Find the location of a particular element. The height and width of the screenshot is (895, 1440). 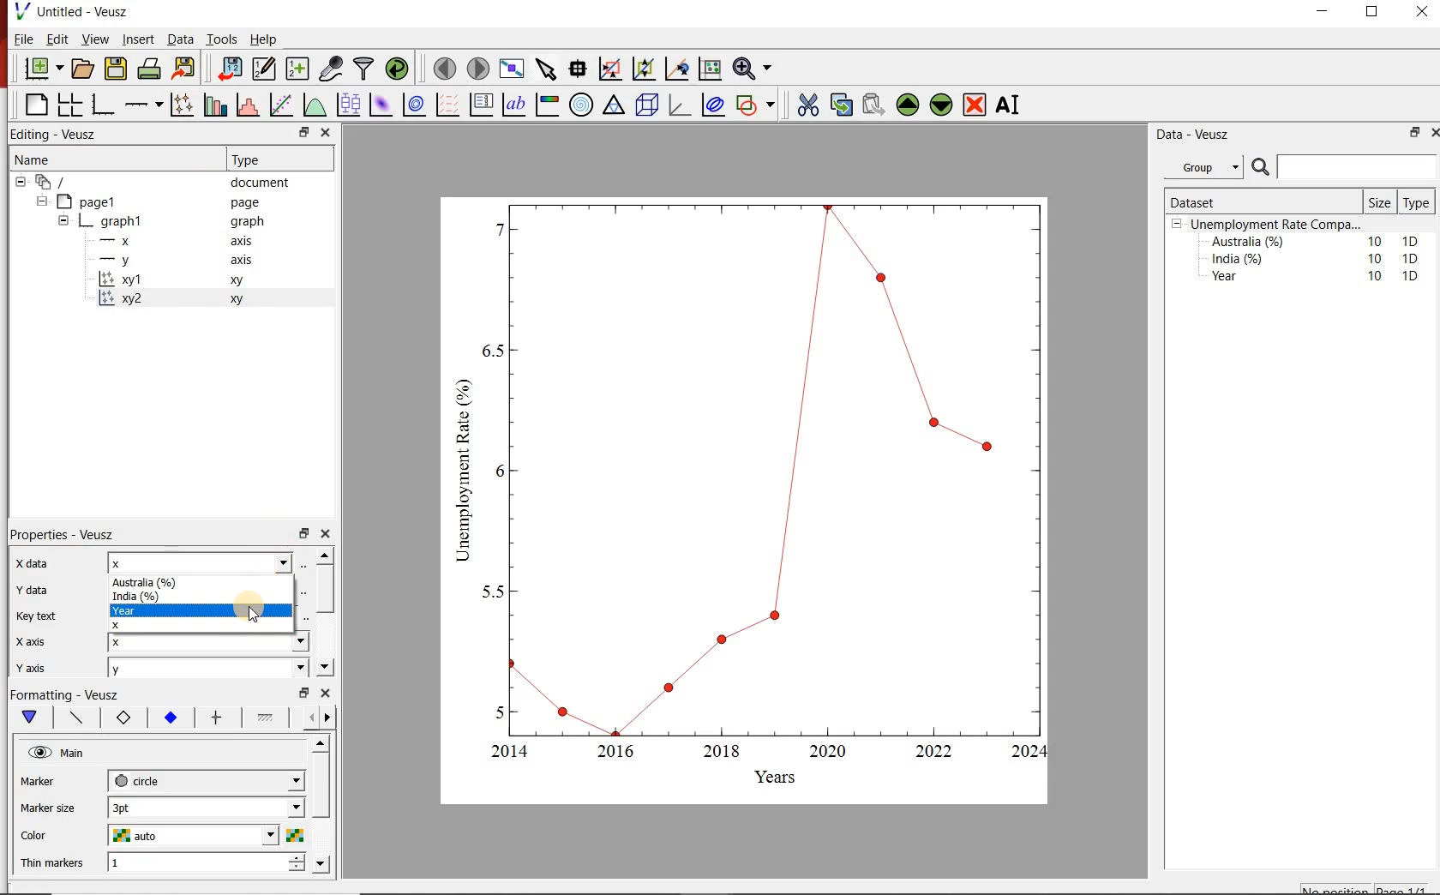

click to recenter graph axes is located at coordinates (678, 68).